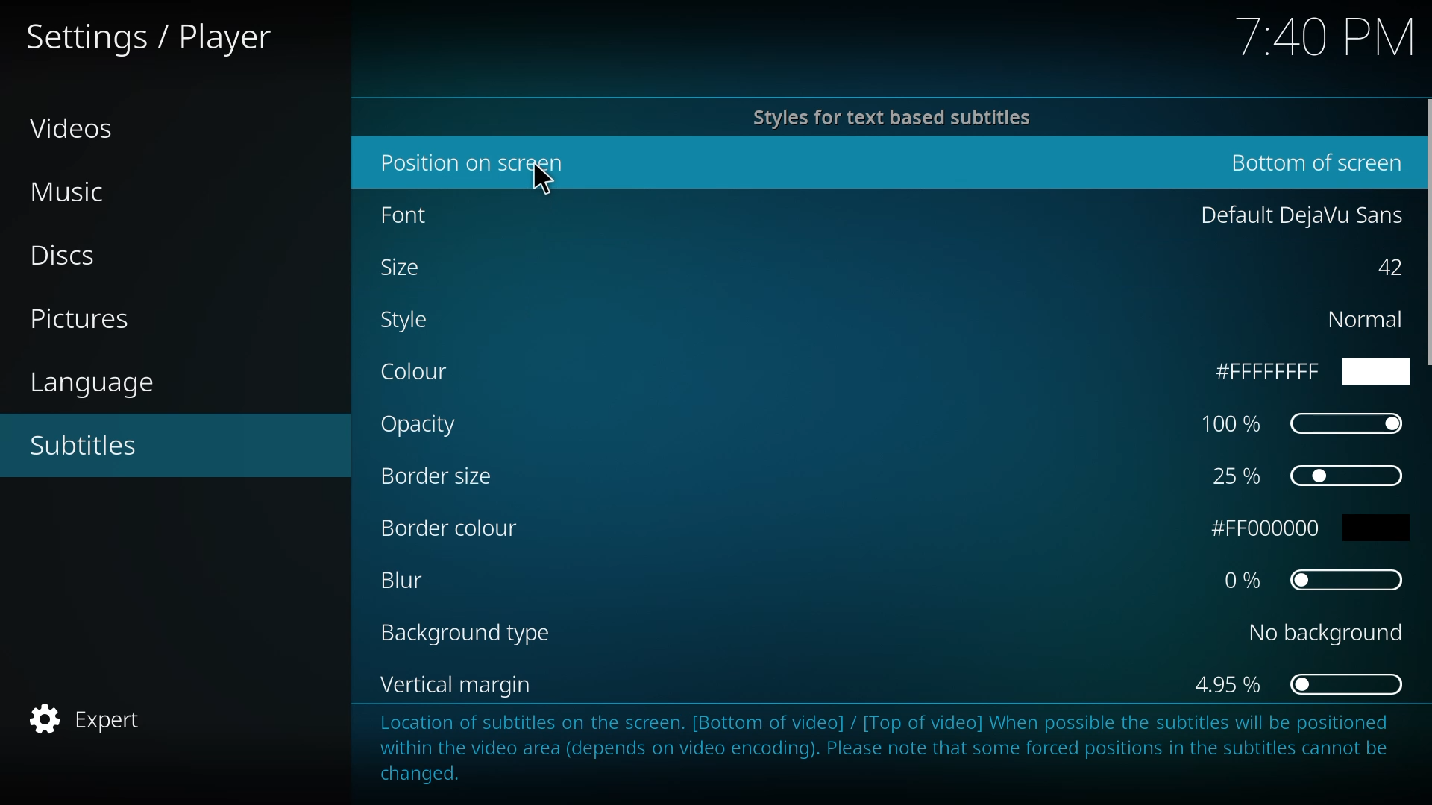 The height and width of the screenshot is (805, 1432). What do you see at coordinates (92, 384) in the screenshot?
I see `language` at bounding box center [92, 384].